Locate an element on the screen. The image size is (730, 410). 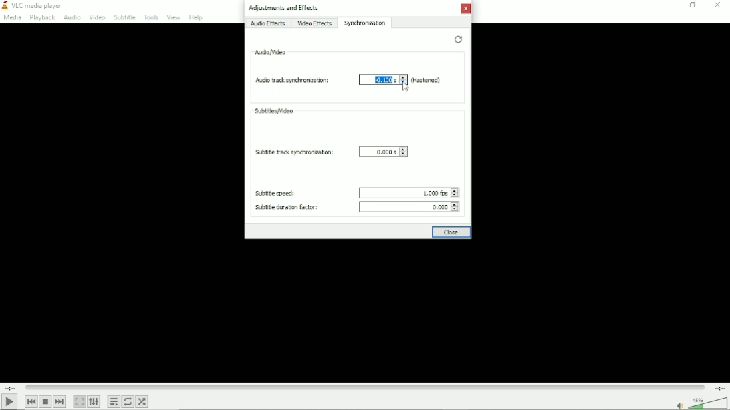
Close is located at coordinates (718, 8).